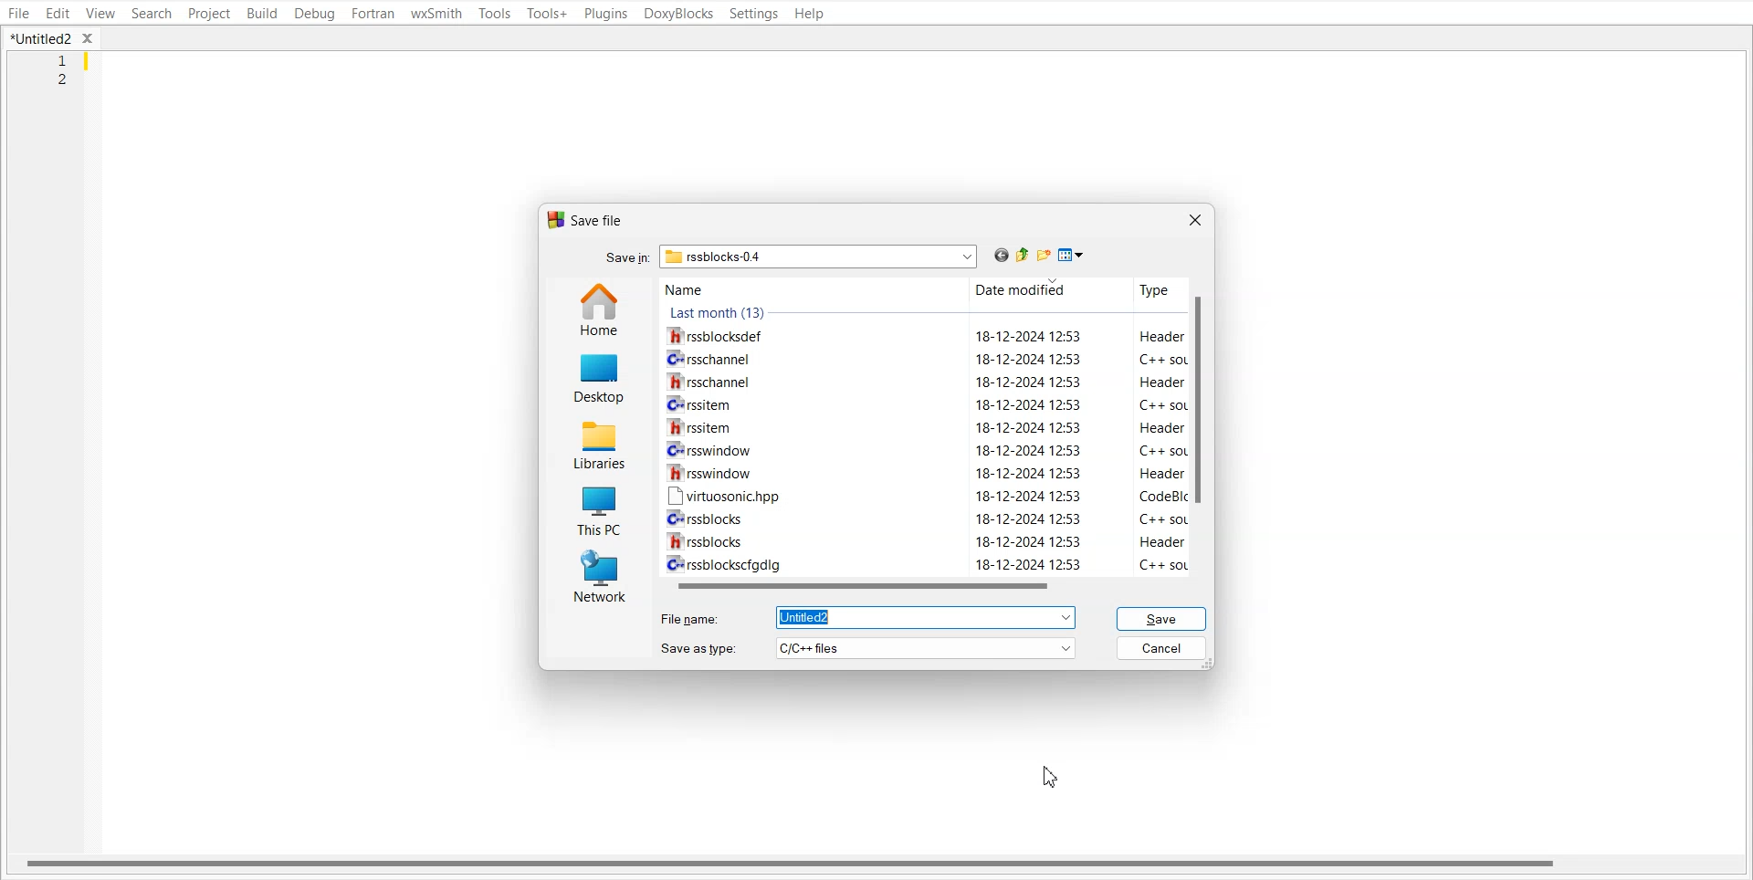  Describe the element at coordinates (1036, 288) in the screenshot. I see `Date modified` at that location.